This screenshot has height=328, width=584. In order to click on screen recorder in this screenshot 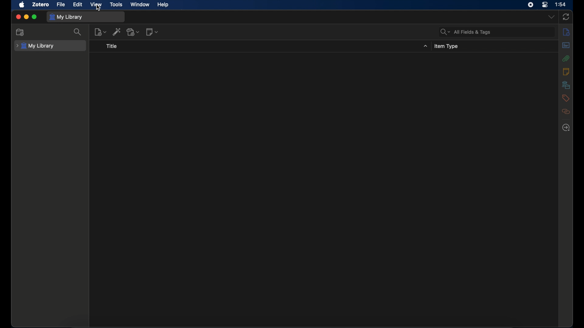, I will do `click(531, 5)`.